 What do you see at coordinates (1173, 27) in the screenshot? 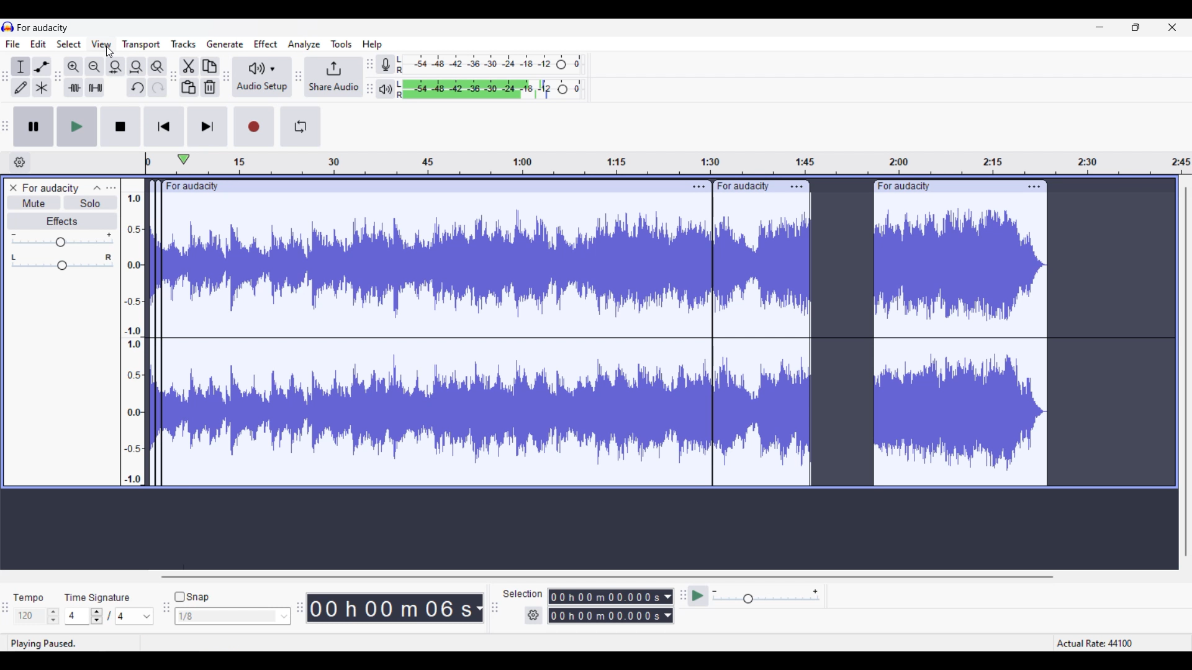
I see `Close interface` at bounding box center [1173, 27].